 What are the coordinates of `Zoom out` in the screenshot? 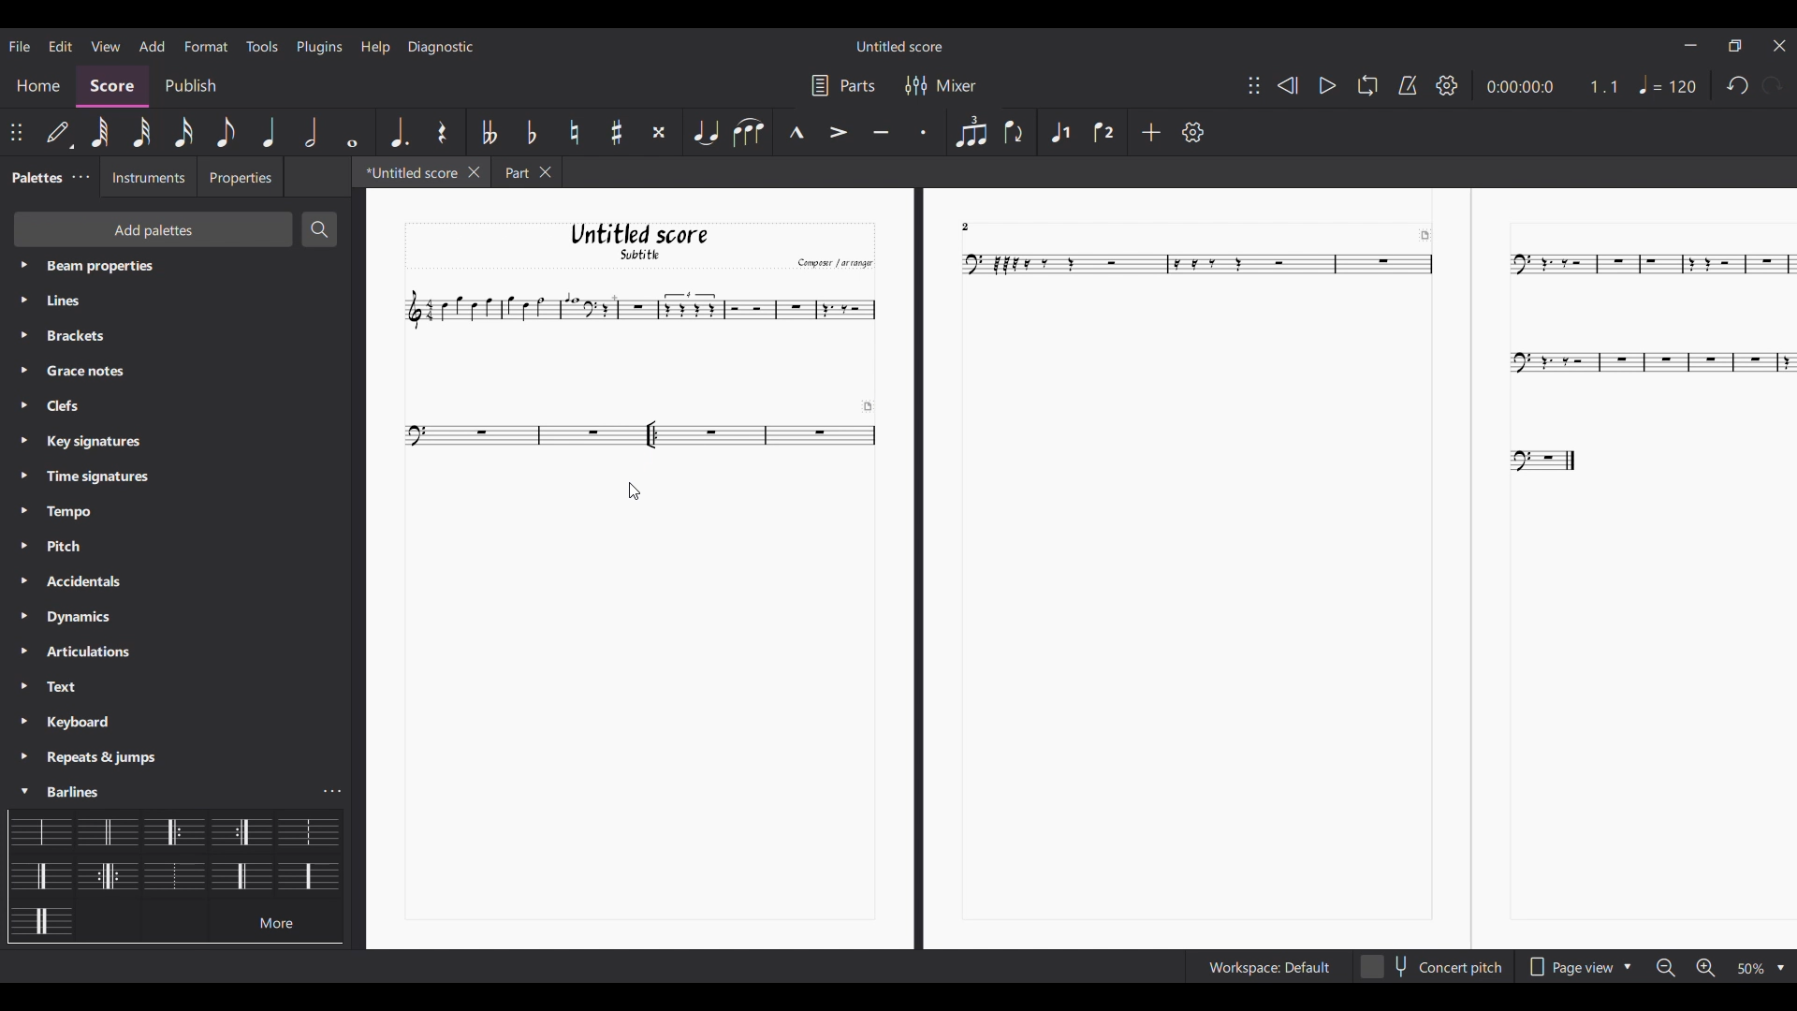 It's located at (1665, 968).